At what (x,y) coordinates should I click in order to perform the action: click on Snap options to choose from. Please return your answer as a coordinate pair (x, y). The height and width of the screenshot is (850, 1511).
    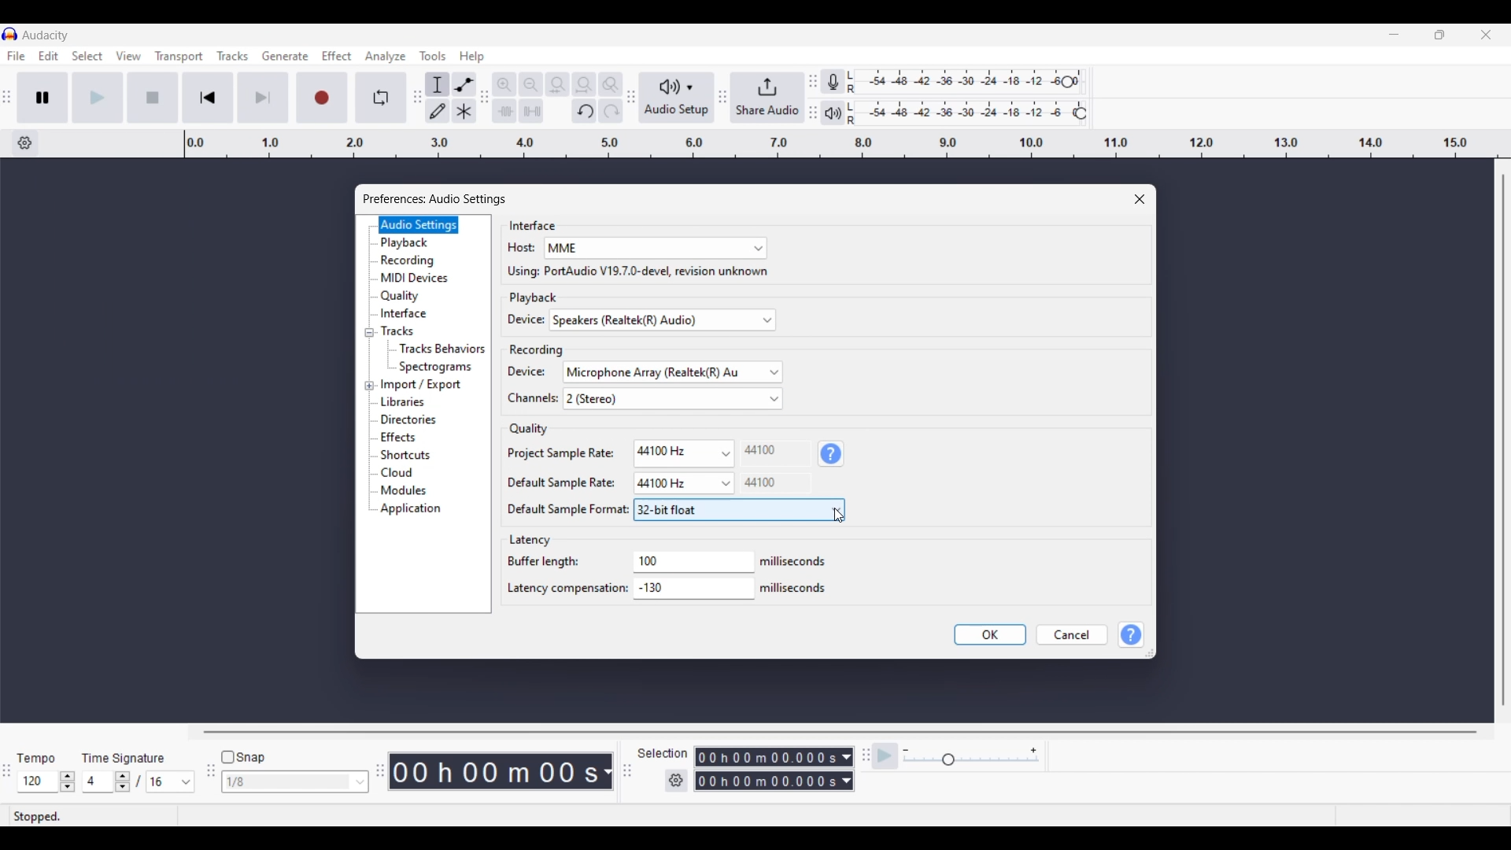
    Looking at the image, I should click on (361, 782).